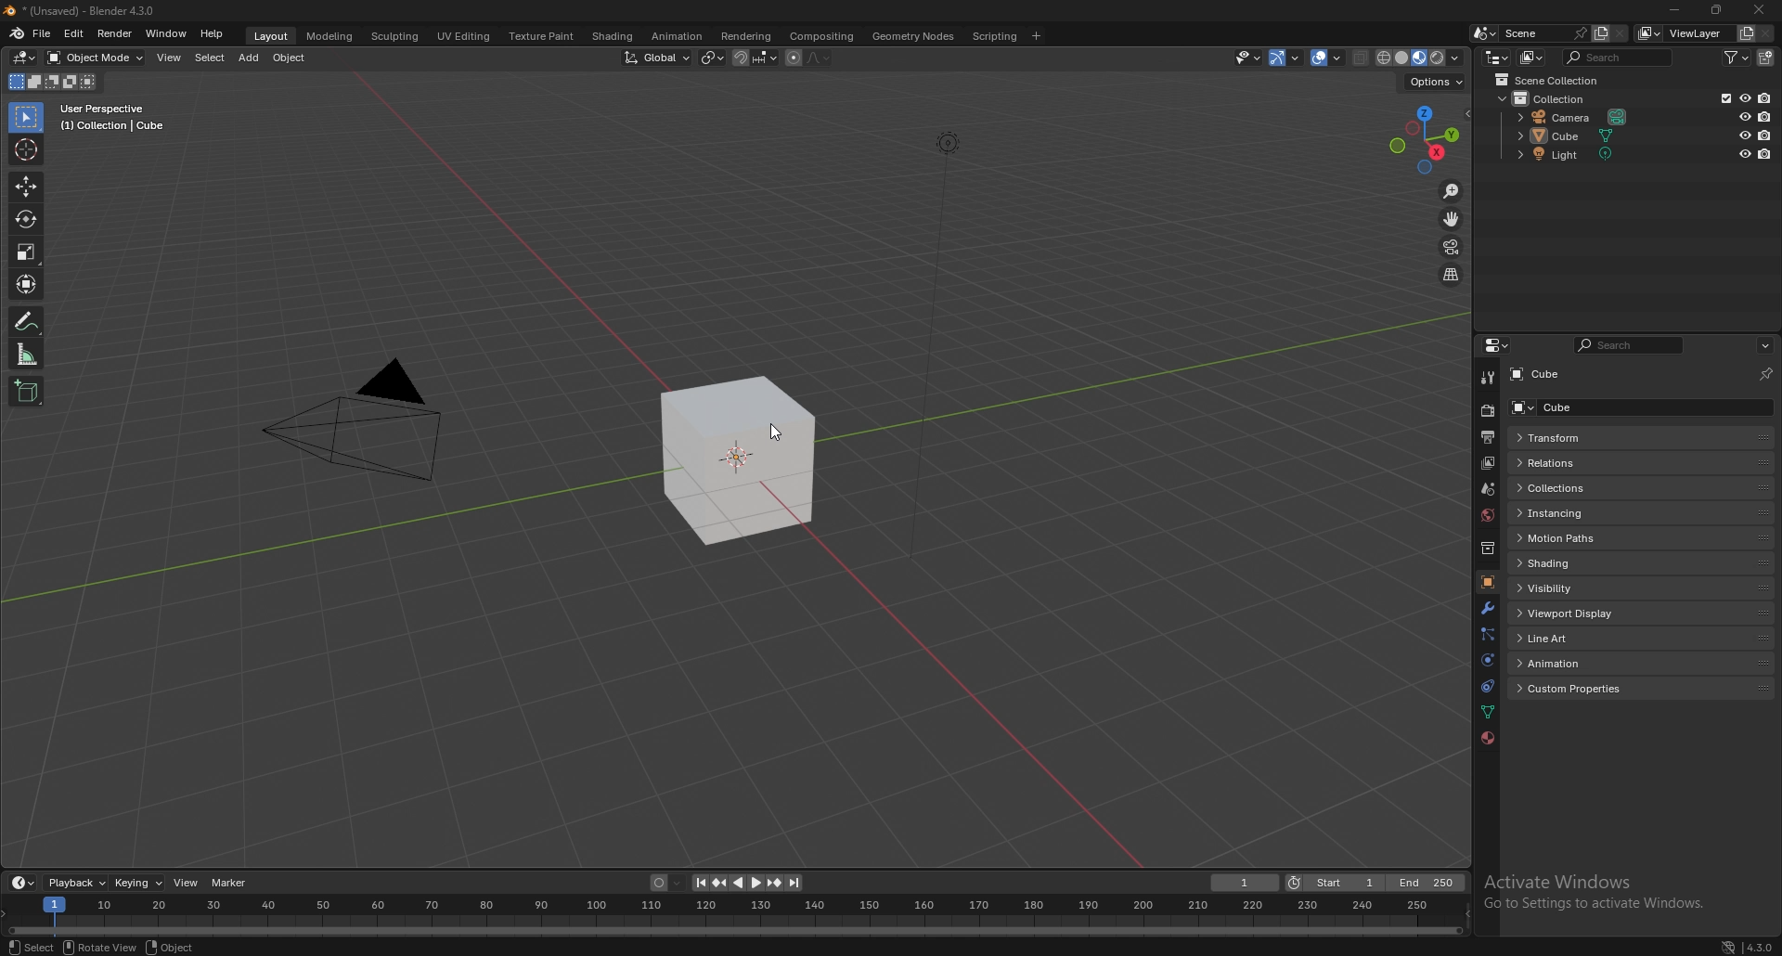 The image size is (1782, 956). Describe the element at coordinates (23, 58) in the screenshot. I see `editor type` at that location.